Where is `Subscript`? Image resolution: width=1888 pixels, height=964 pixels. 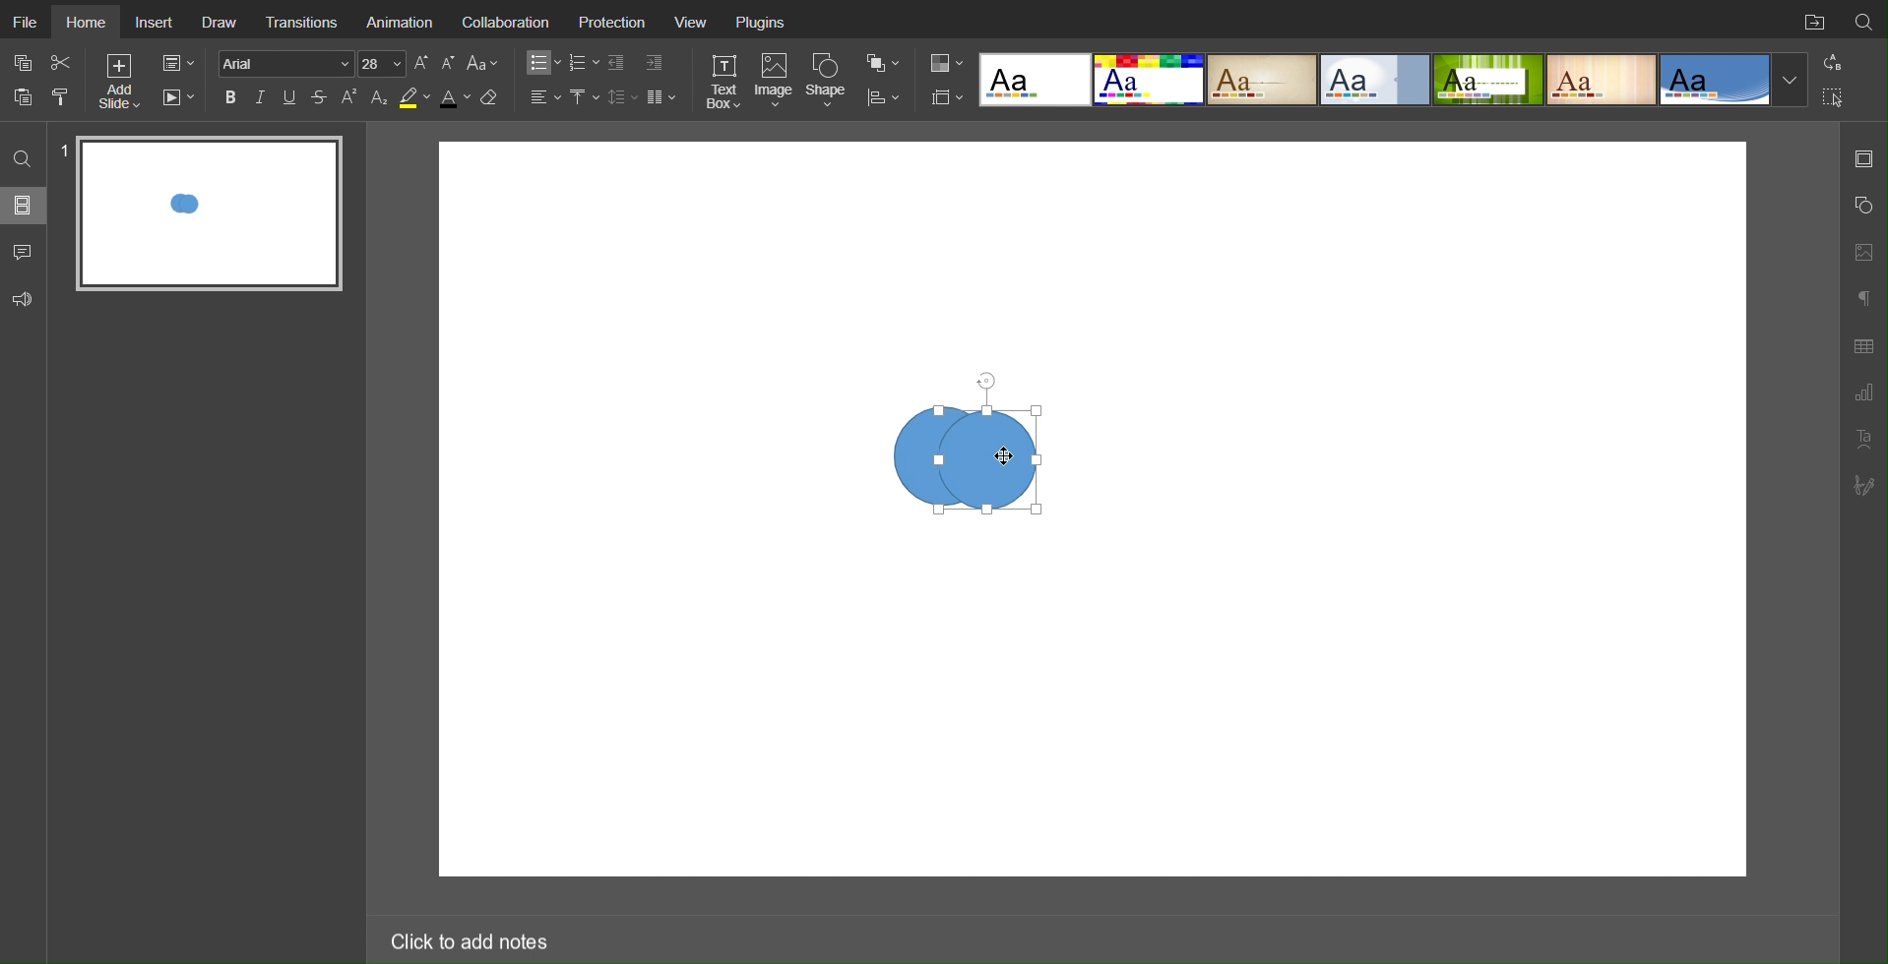
Subscript is located at coordinates (380, 97).